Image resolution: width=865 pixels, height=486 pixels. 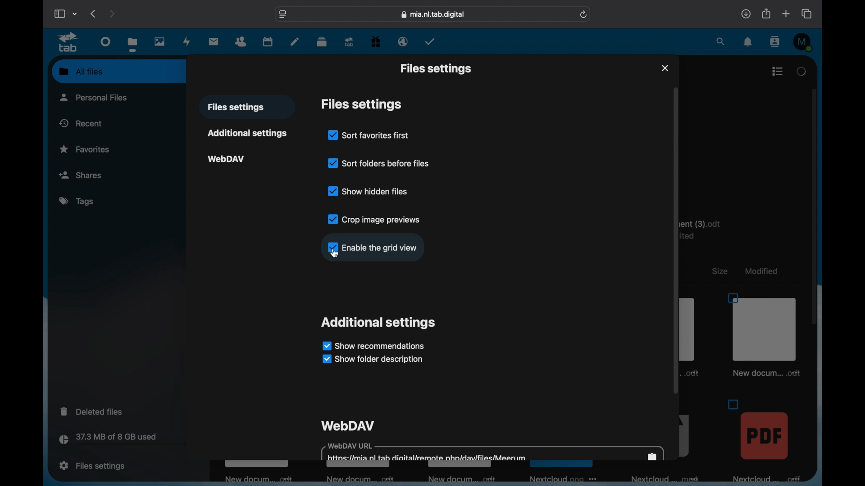 I want to click on refresh, so click(x=584, y=14).